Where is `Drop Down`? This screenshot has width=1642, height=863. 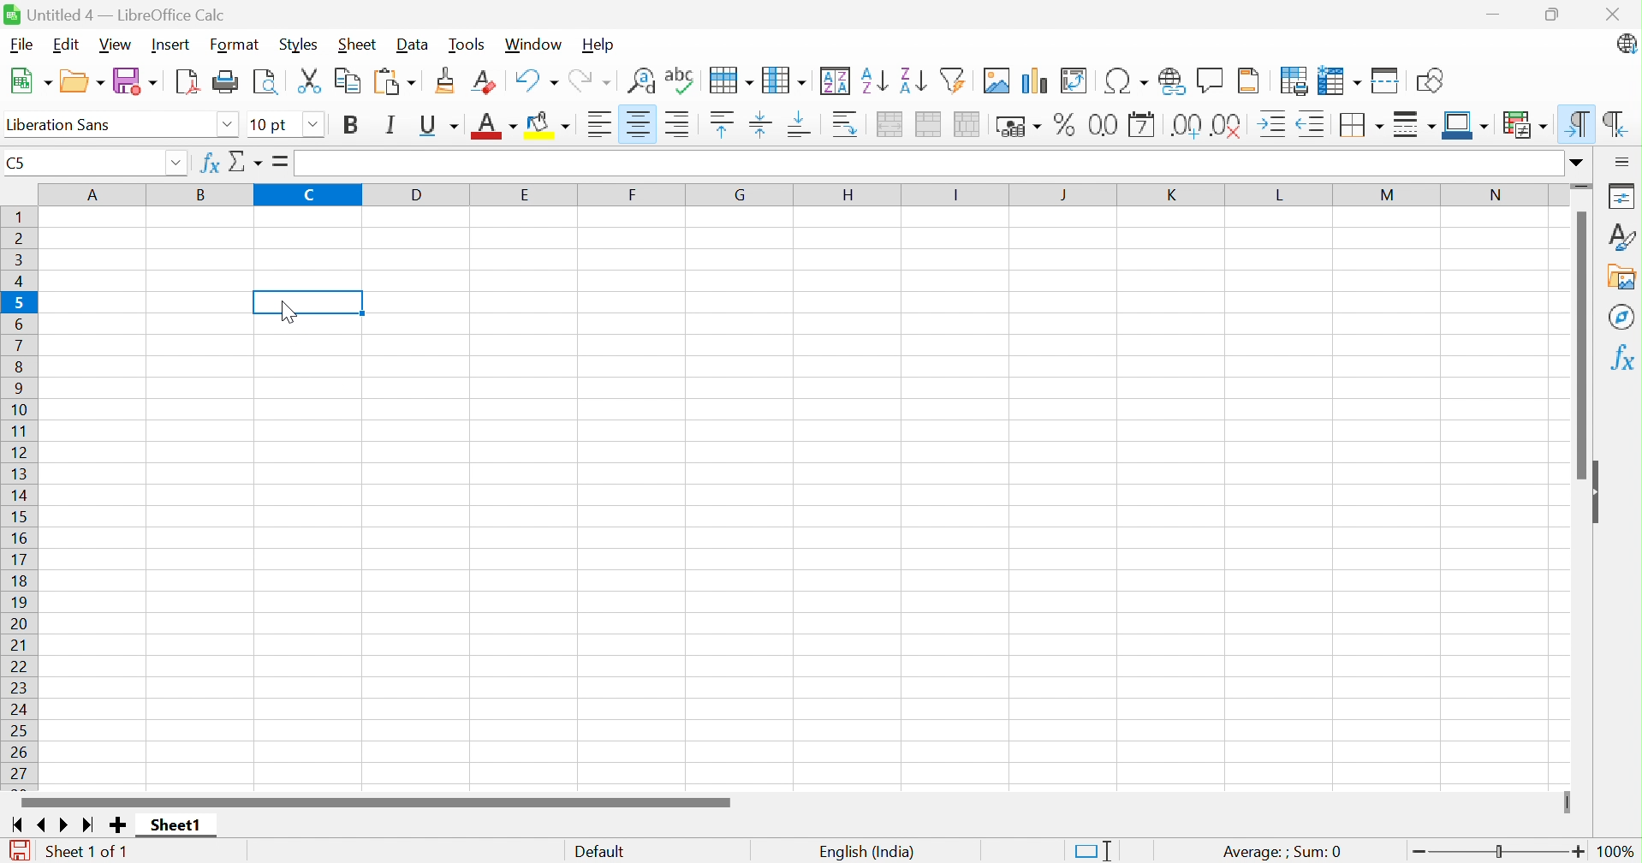
Drop Down is located at coordinates (312, 122).